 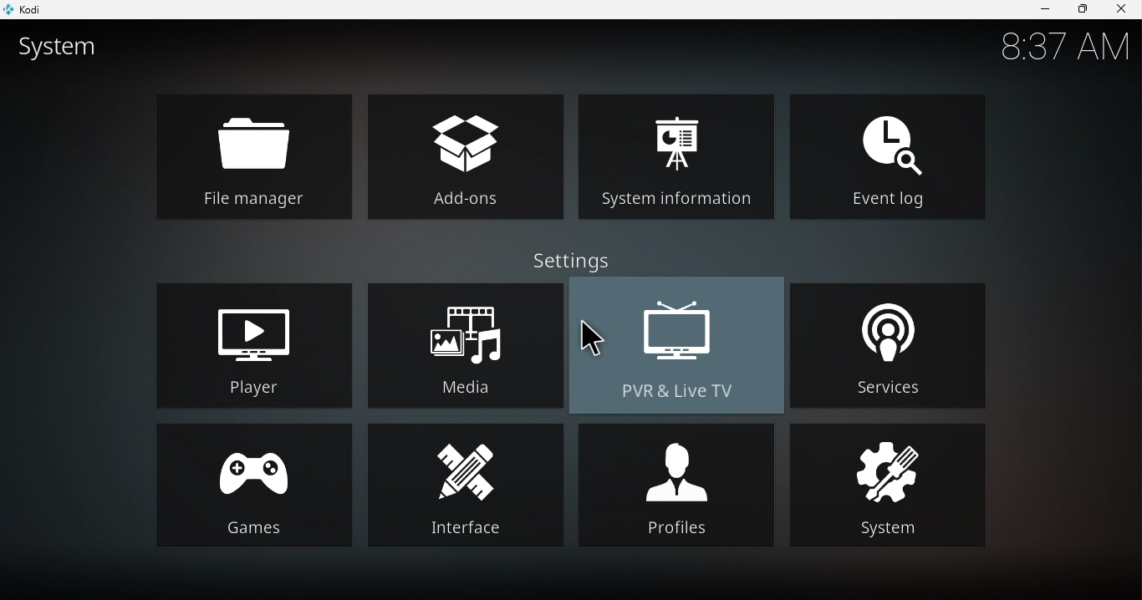 I want to click on Player, so click(x=258, y=342).